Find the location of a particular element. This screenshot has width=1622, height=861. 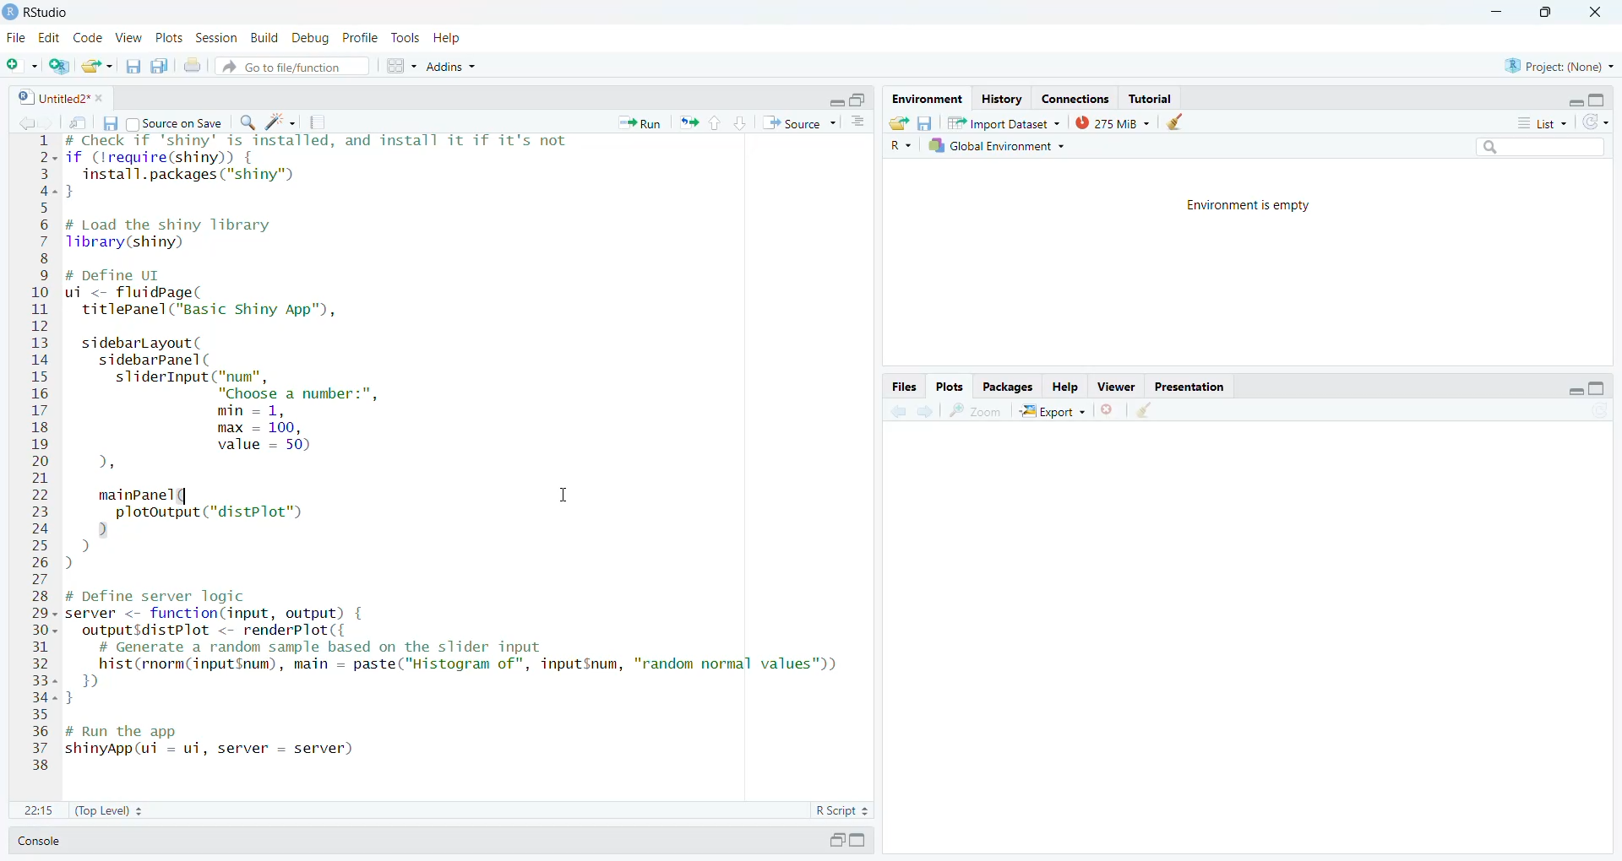

Project(None) is located at coordinates (1560, 66).